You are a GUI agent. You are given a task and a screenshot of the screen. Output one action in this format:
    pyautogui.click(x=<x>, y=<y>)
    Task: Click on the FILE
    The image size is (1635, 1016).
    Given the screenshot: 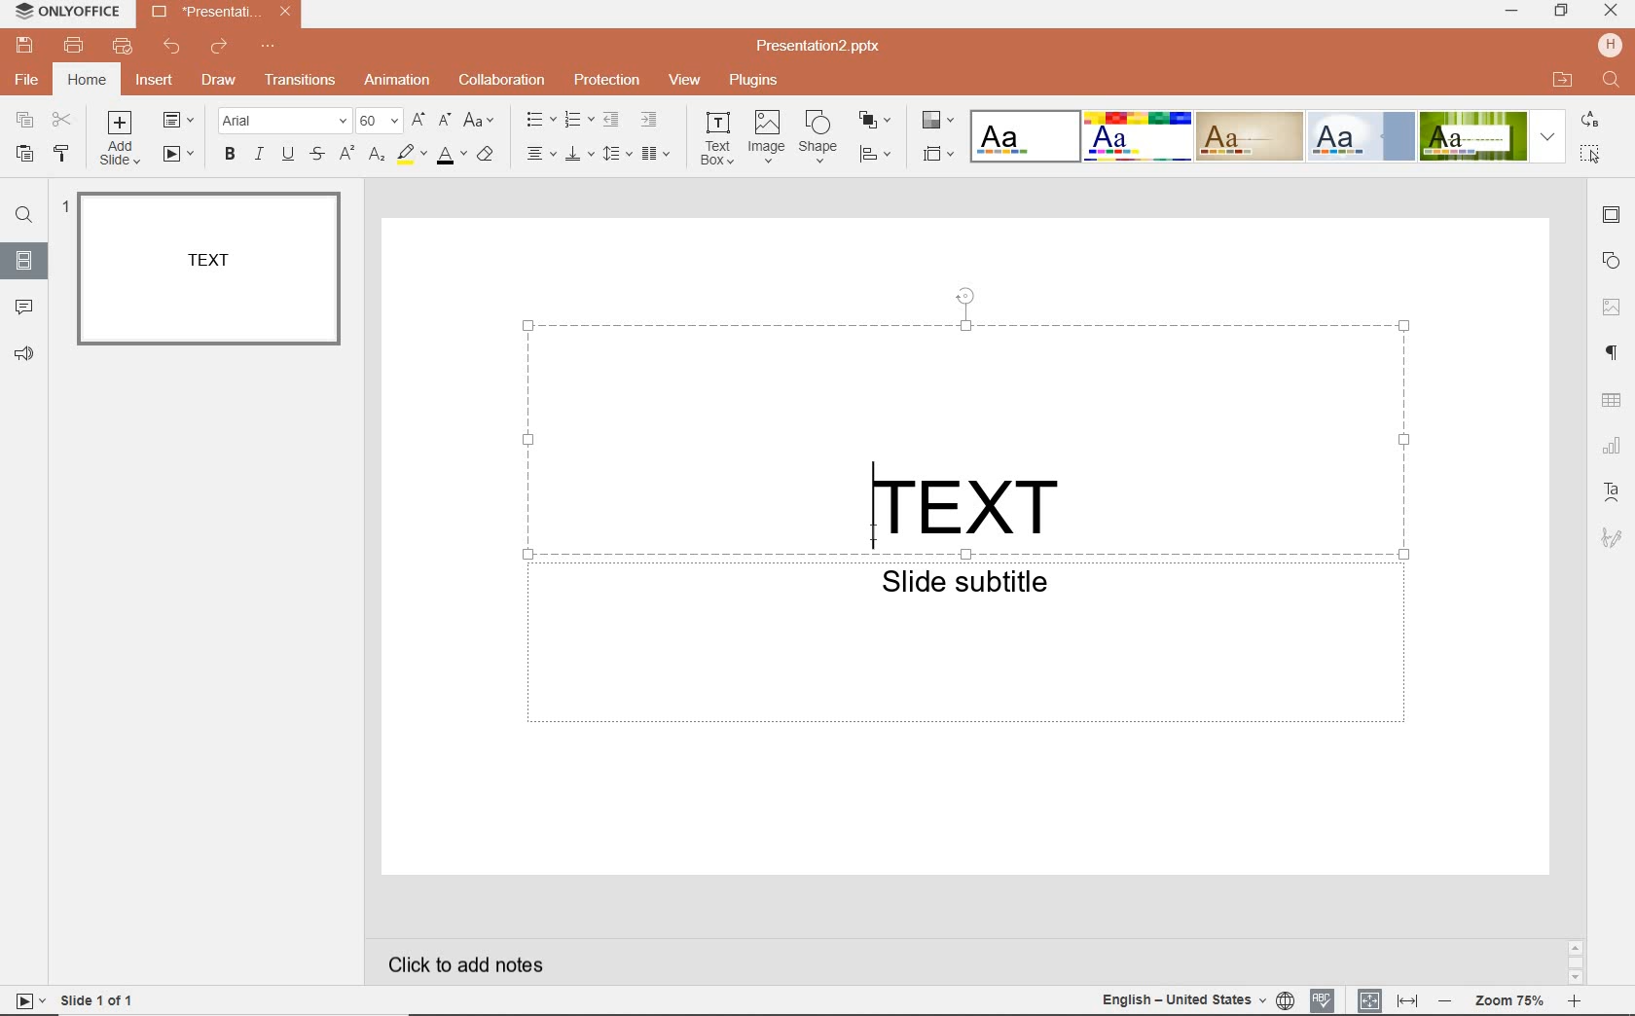 What is the action you would take?
    pyautogui.click(x=27, y=82)
    